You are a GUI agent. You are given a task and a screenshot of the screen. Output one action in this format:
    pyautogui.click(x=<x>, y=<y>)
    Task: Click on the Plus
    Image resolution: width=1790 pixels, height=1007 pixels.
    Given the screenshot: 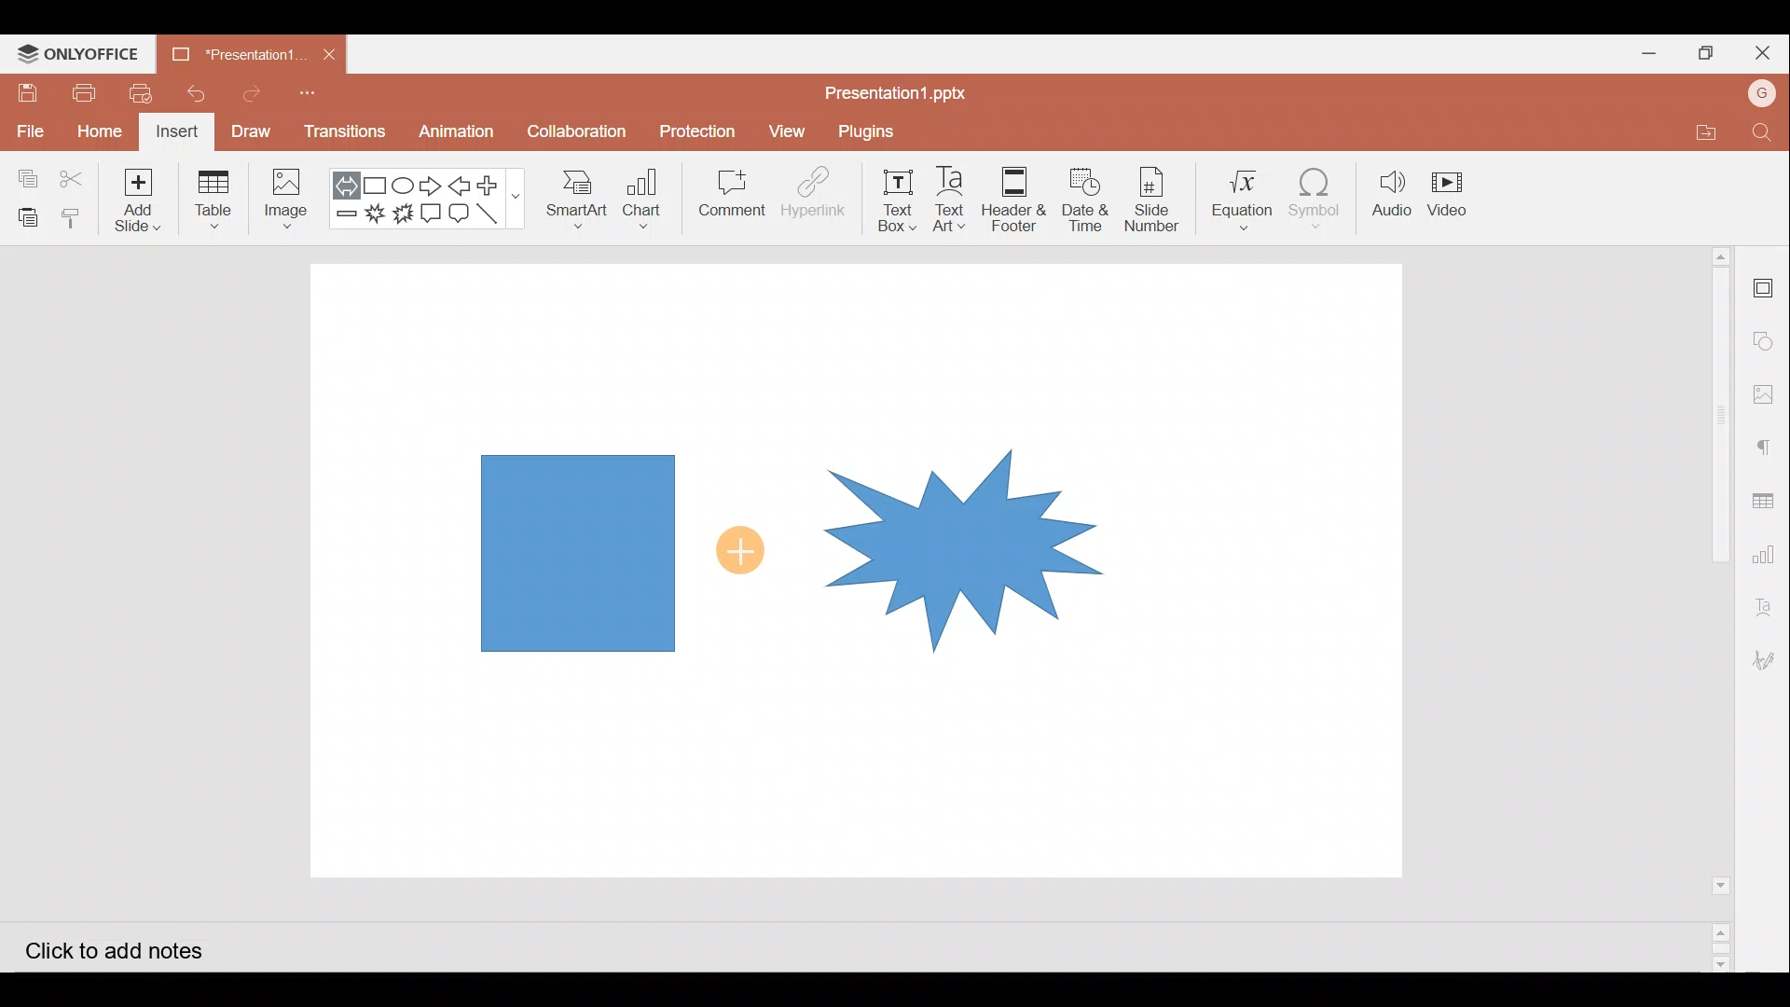 What is the action you would take?
    pyautogui.click(x=496, y=183)
    